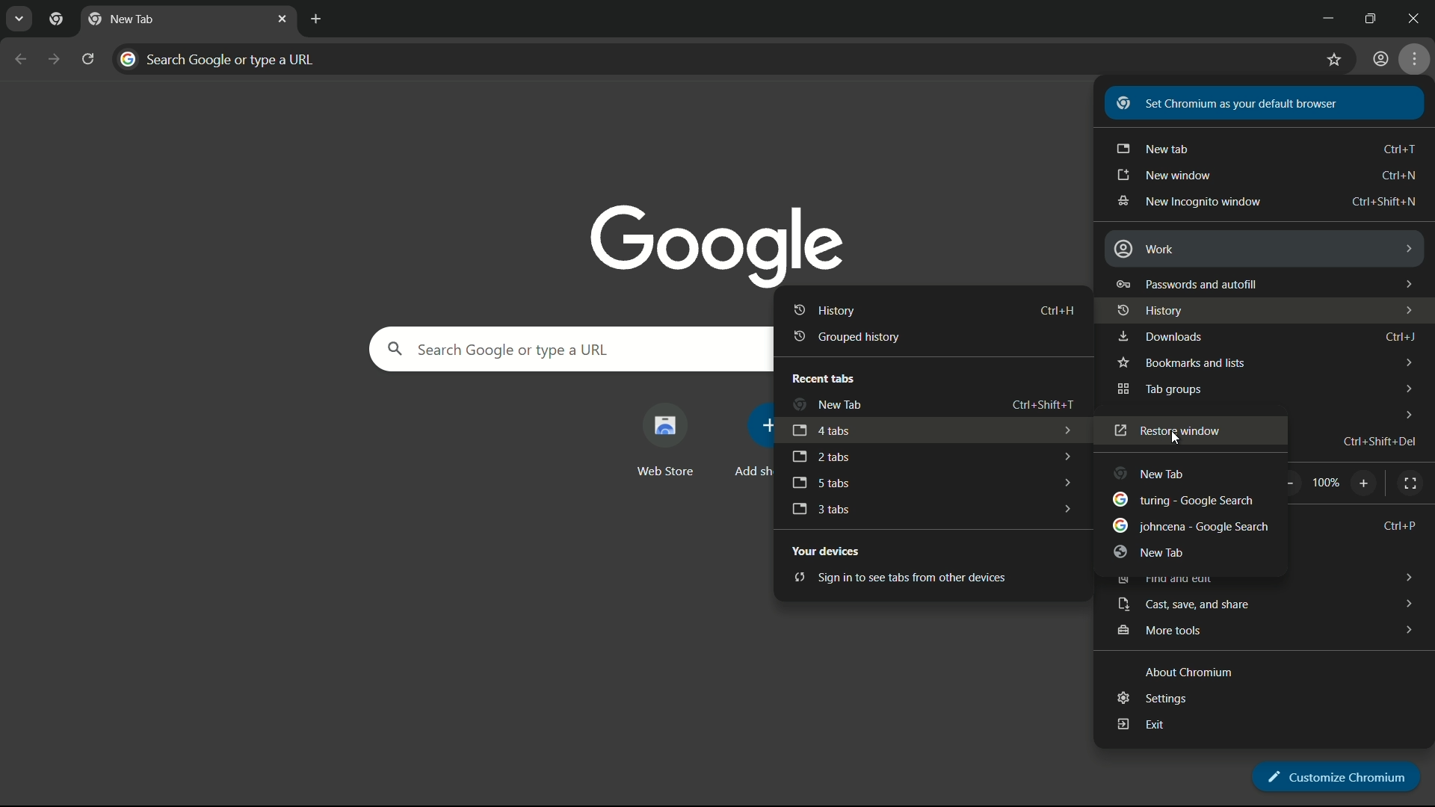 The height and width of the screenshot is (807, 1435). Describe the element at coordinates (56, 20) in the screenshot. I see `chrome icon` at that location.